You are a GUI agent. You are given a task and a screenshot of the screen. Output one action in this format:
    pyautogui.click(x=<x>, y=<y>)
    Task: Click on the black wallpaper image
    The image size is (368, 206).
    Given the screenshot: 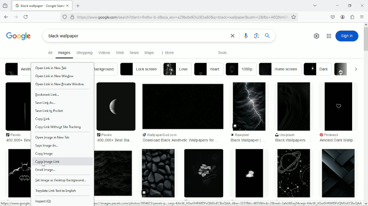 What is the action you would take?
    pyautogui.click(x=249, y=173)
    